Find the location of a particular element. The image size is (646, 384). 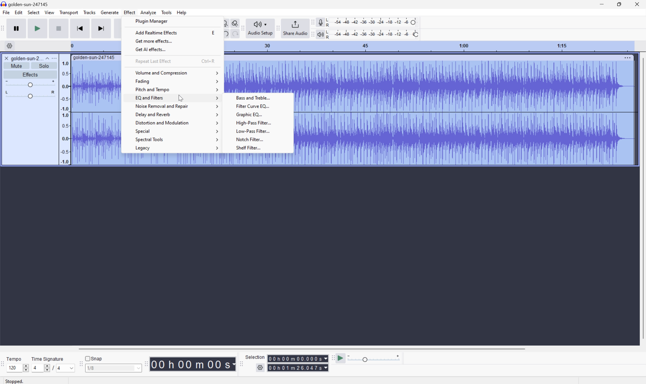

goldensun-247145 is located at coordinates (25, 4).